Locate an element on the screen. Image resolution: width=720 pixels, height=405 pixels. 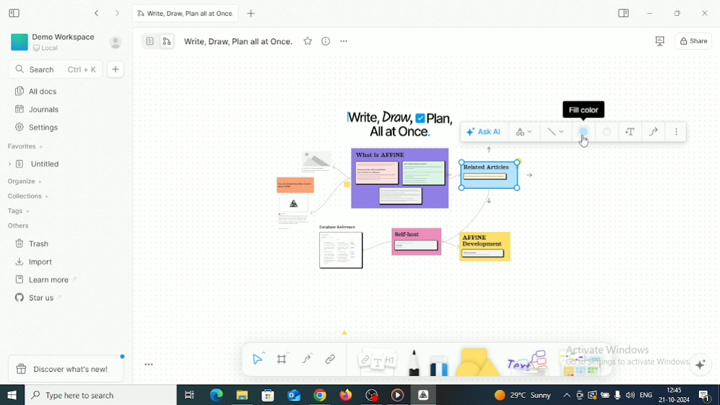
File Explorer is located at coordinates (242, 396).